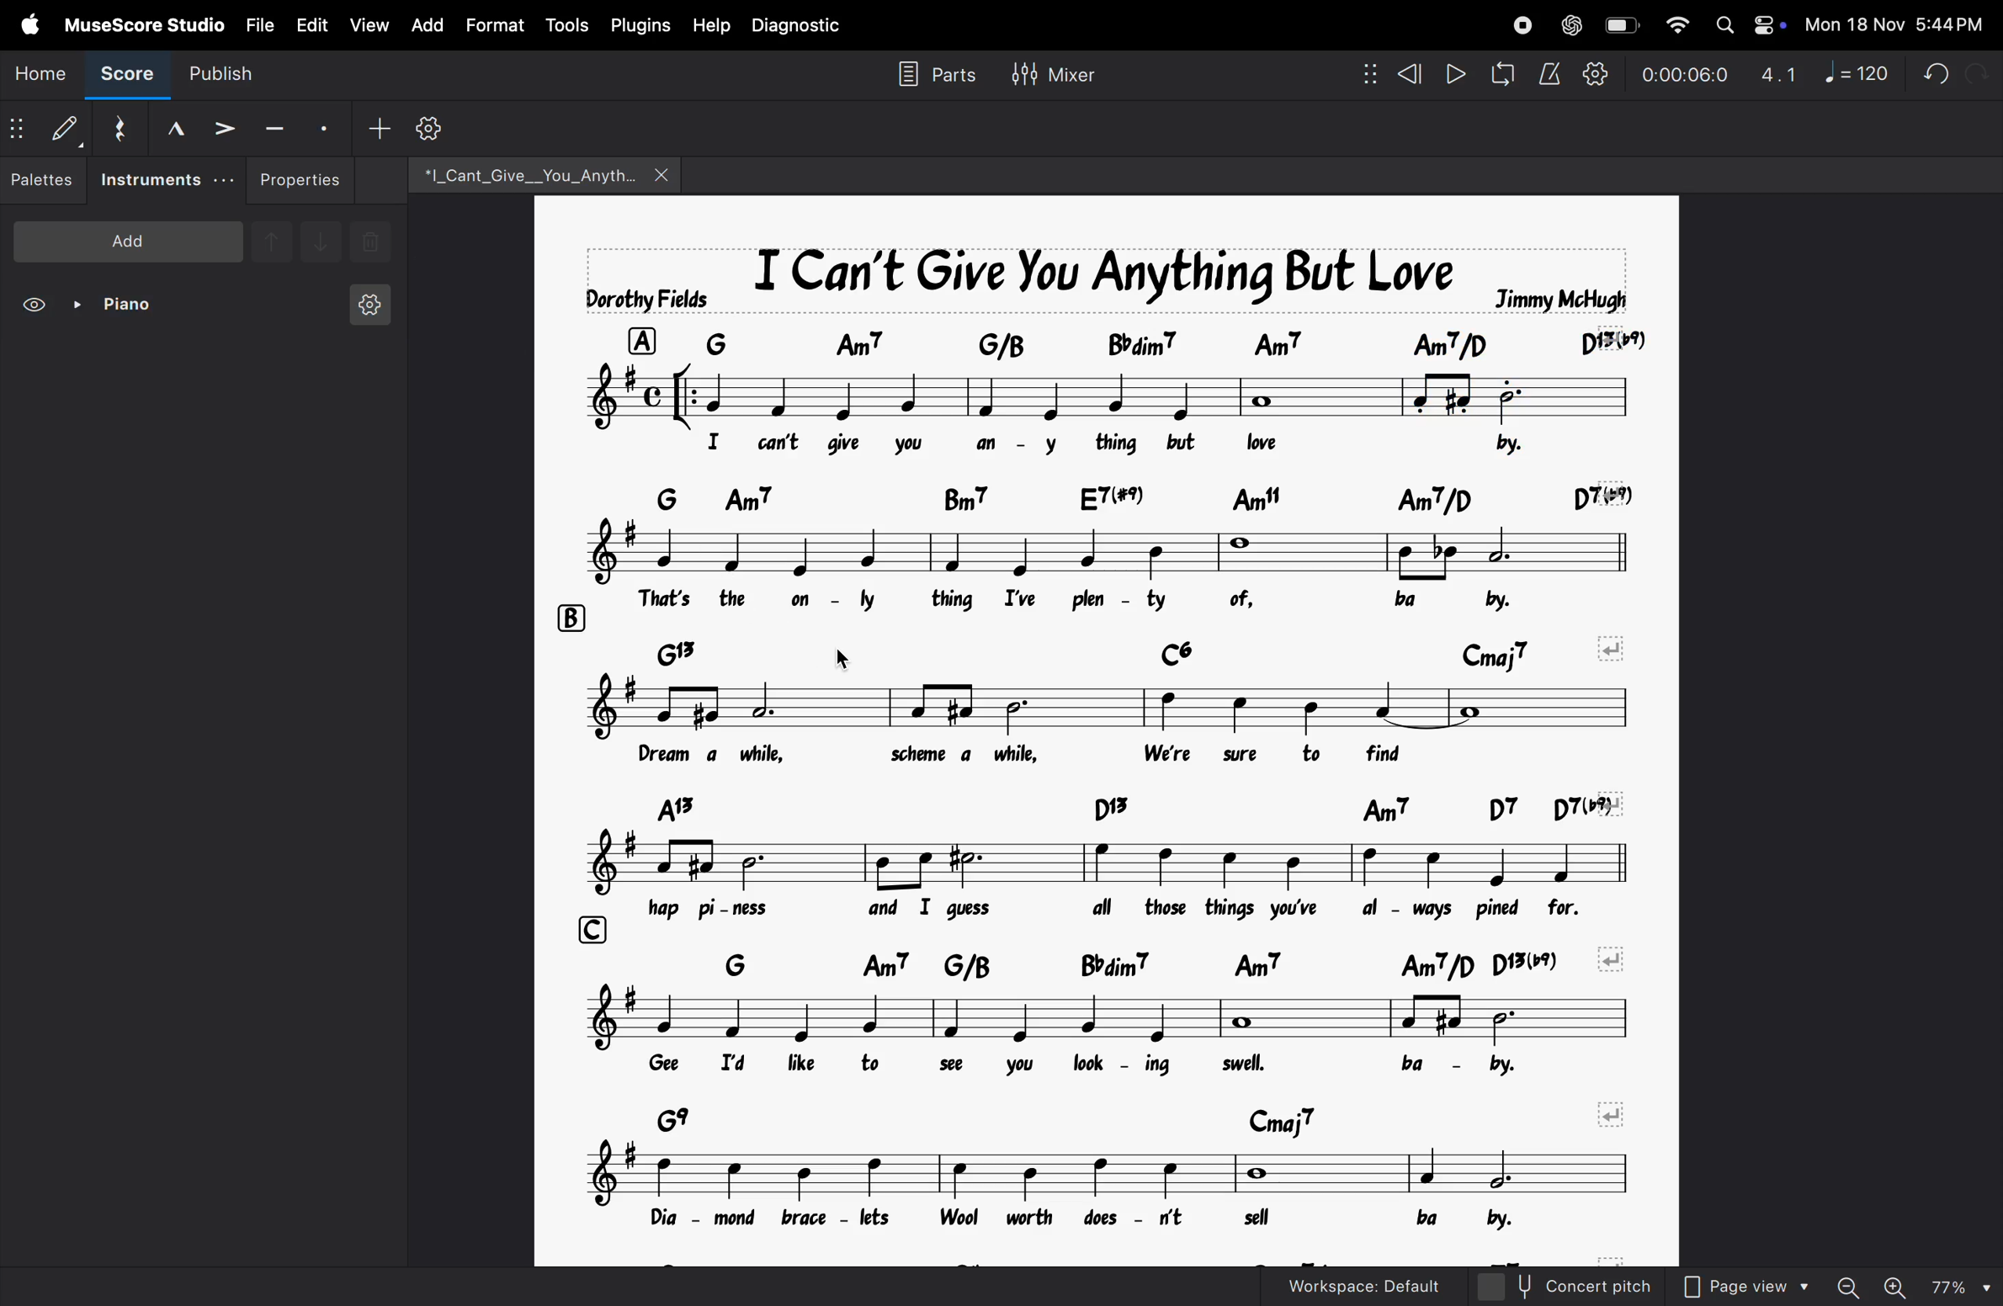 This screenshot has height=1306, width=2003. I want to click on notes, so click(1102, 1020).